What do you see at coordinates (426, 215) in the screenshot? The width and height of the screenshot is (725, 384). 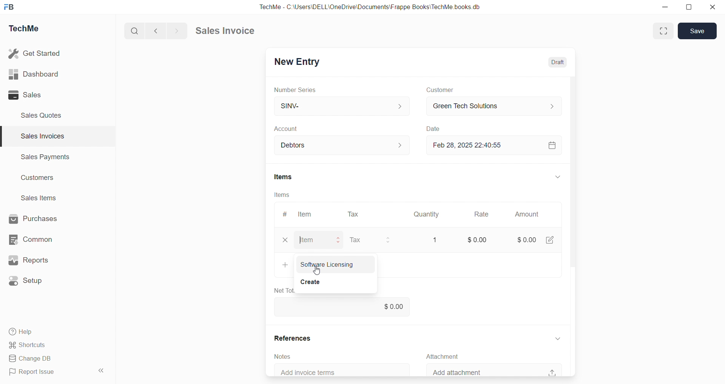 I see `Quantity` at bounding box center [426, 215].